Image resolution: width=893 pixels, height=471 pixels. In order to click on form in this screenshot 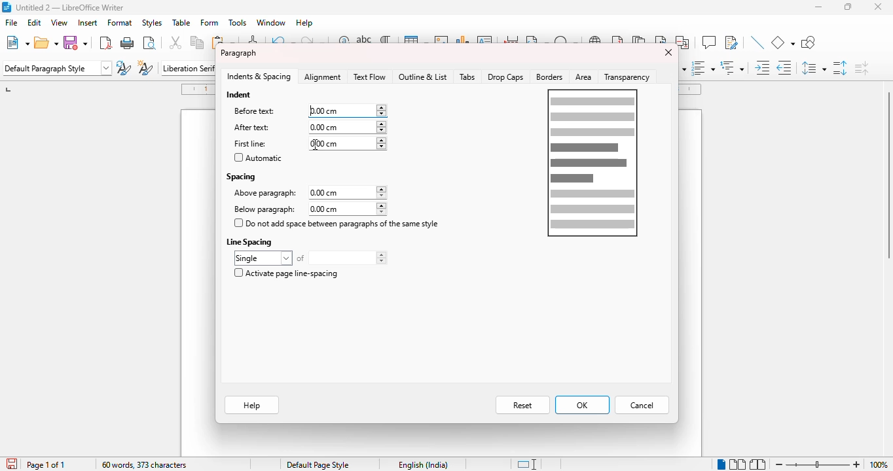, I will do `click(210, 23)`.